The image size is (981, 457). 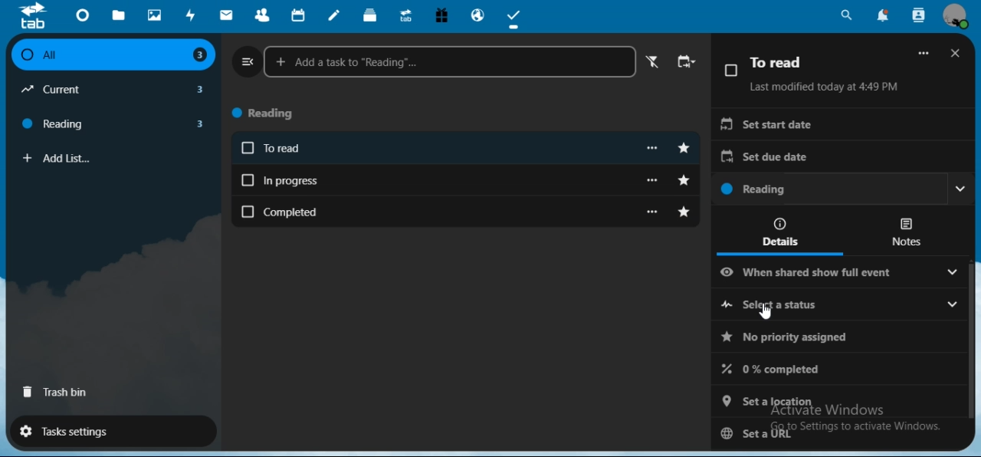 What do you see at coordinates (687, 212) in the screenshot?
I see `toggle starred` at bounding box center [687, 212].